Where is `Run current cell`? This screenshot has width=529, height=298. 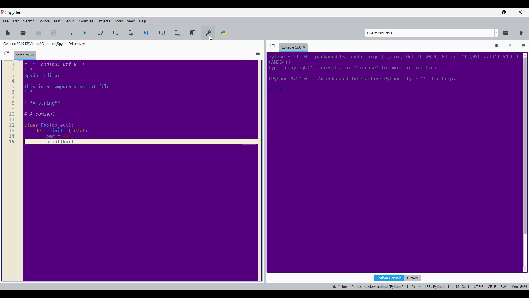
Run current cell is located at coordinates (101, 33).